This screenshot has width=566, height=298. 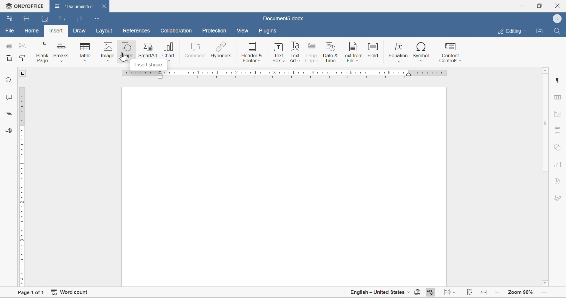 What do you see at coordinates (499, 294) in the screenshot?
I see `zoom in` at bounding box center [499, 294].